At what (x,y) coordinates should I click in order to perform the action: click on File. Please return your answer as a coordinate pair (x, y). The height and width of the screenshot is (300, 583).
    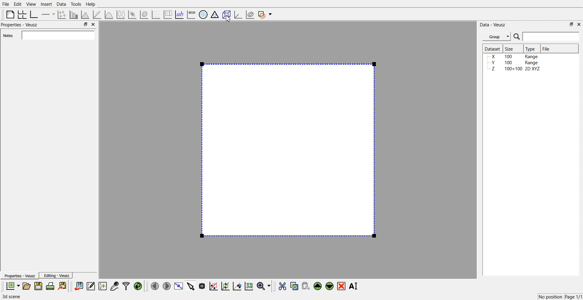
    Looking at the image, I should click on (6, 4).